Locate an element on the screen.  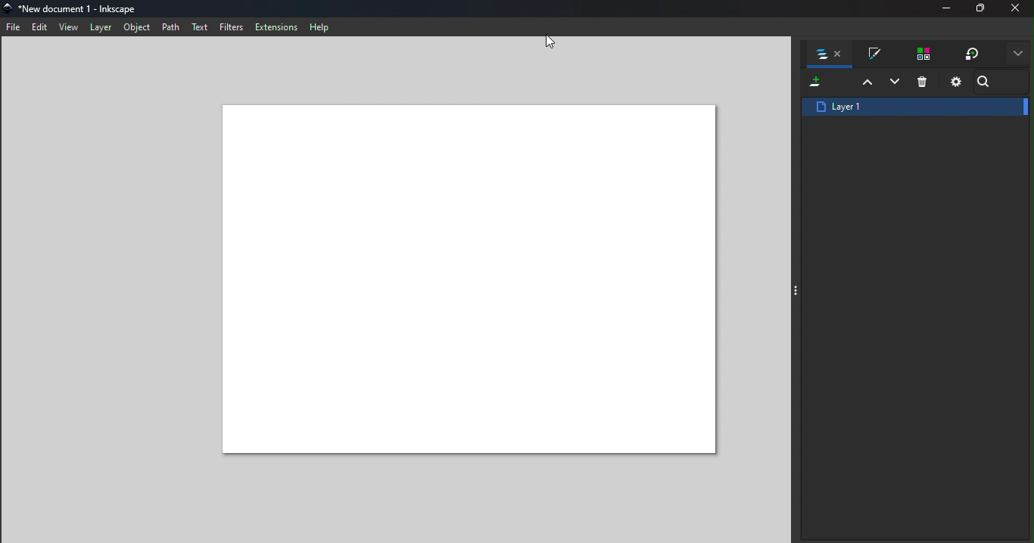
Deleted selected items is located at coordinates (920, 82).